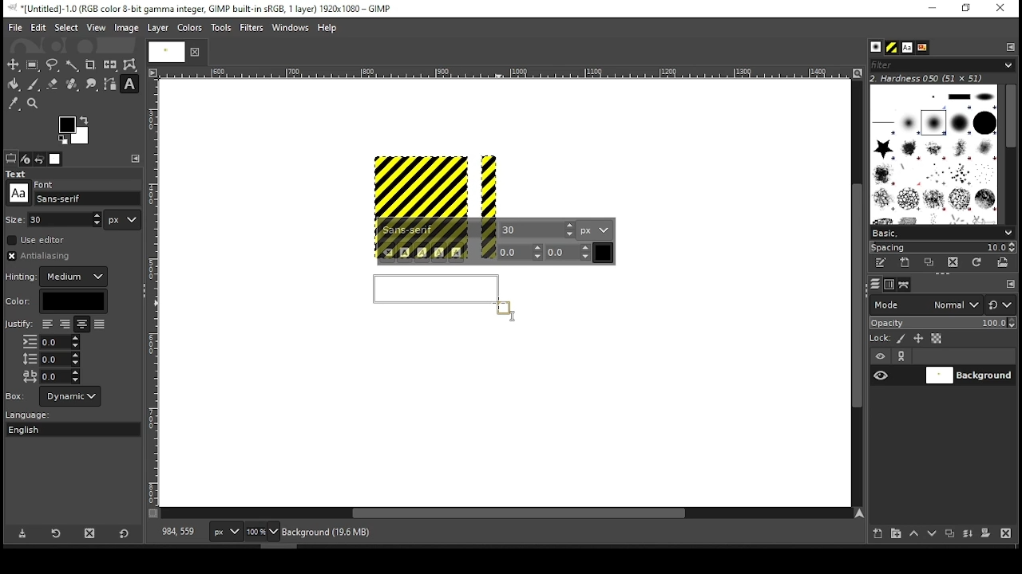 The width and height of the screenshot is (1022, 574). What do you see at coordinates (73, 85) in the screenshot?
I see `heal tool` at bounding box center [73, 85].